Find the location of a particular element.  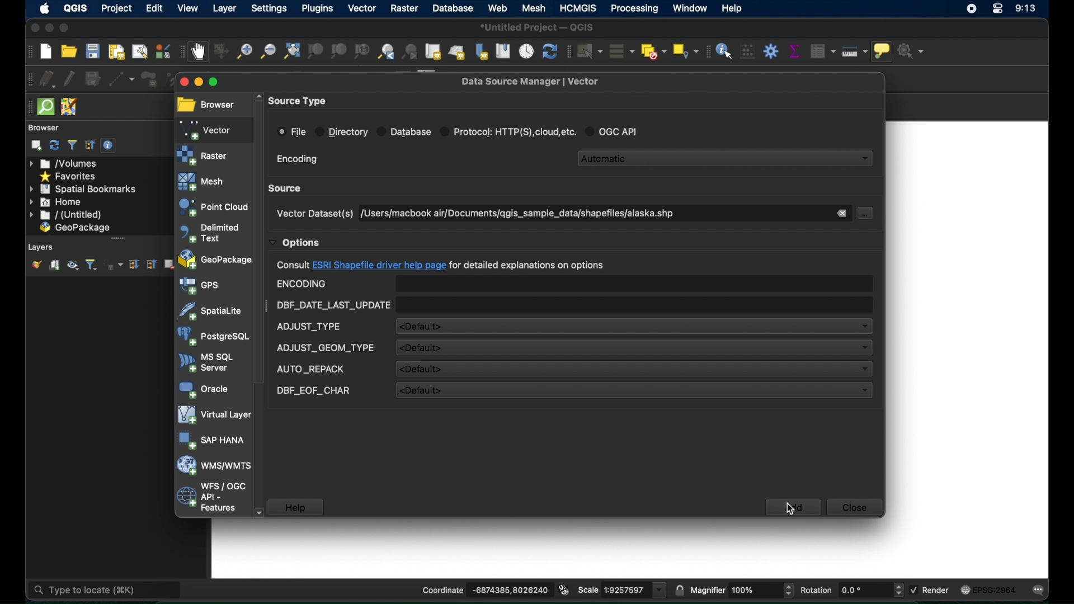

magnifier is located at coordinates (743, 588).